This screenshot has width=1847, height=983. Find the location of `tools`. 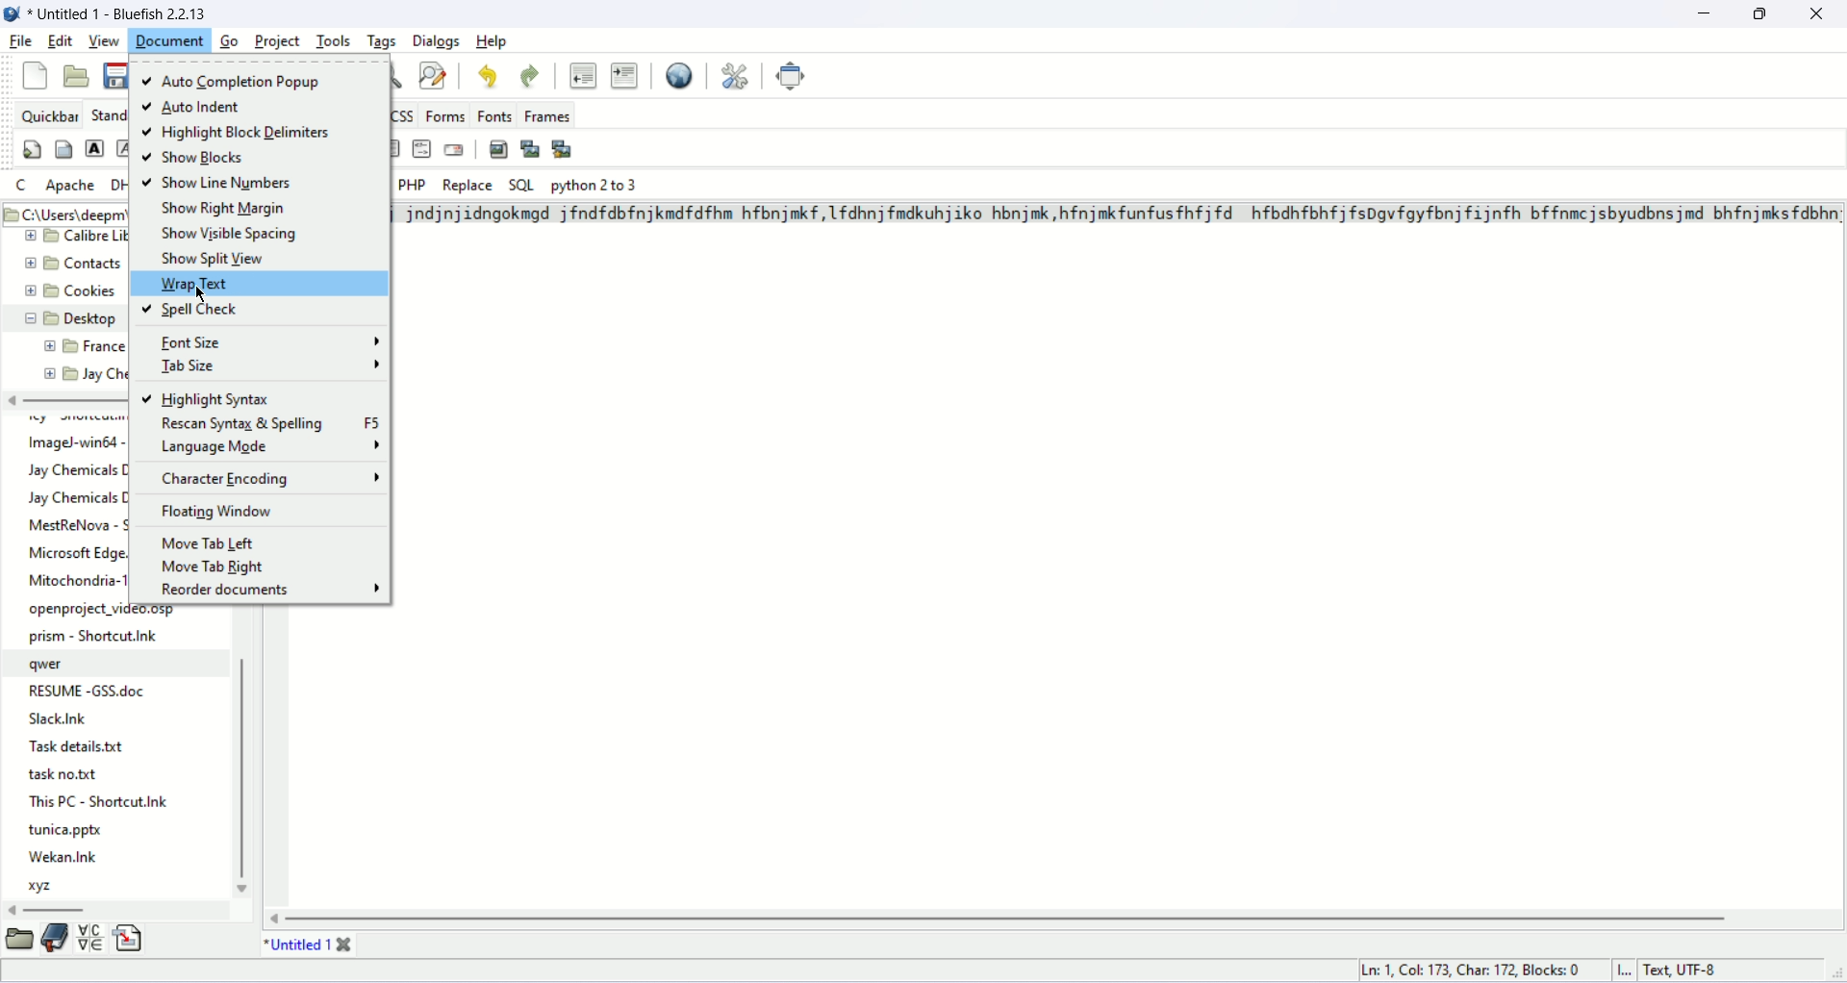

tools is located at coordinates (334, 40).